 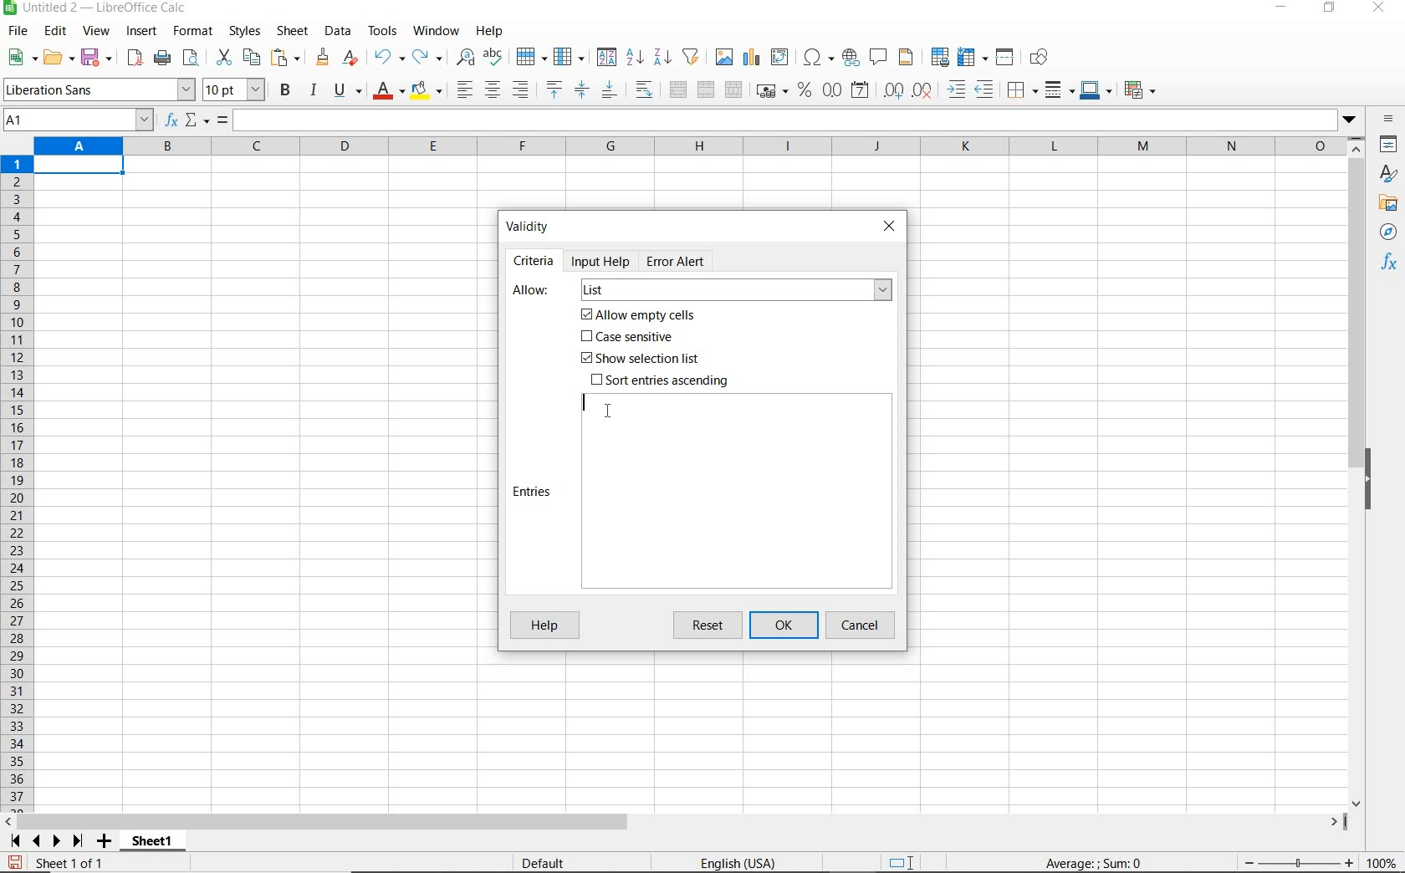 I want to click on paste, so click(x=288, y=59).